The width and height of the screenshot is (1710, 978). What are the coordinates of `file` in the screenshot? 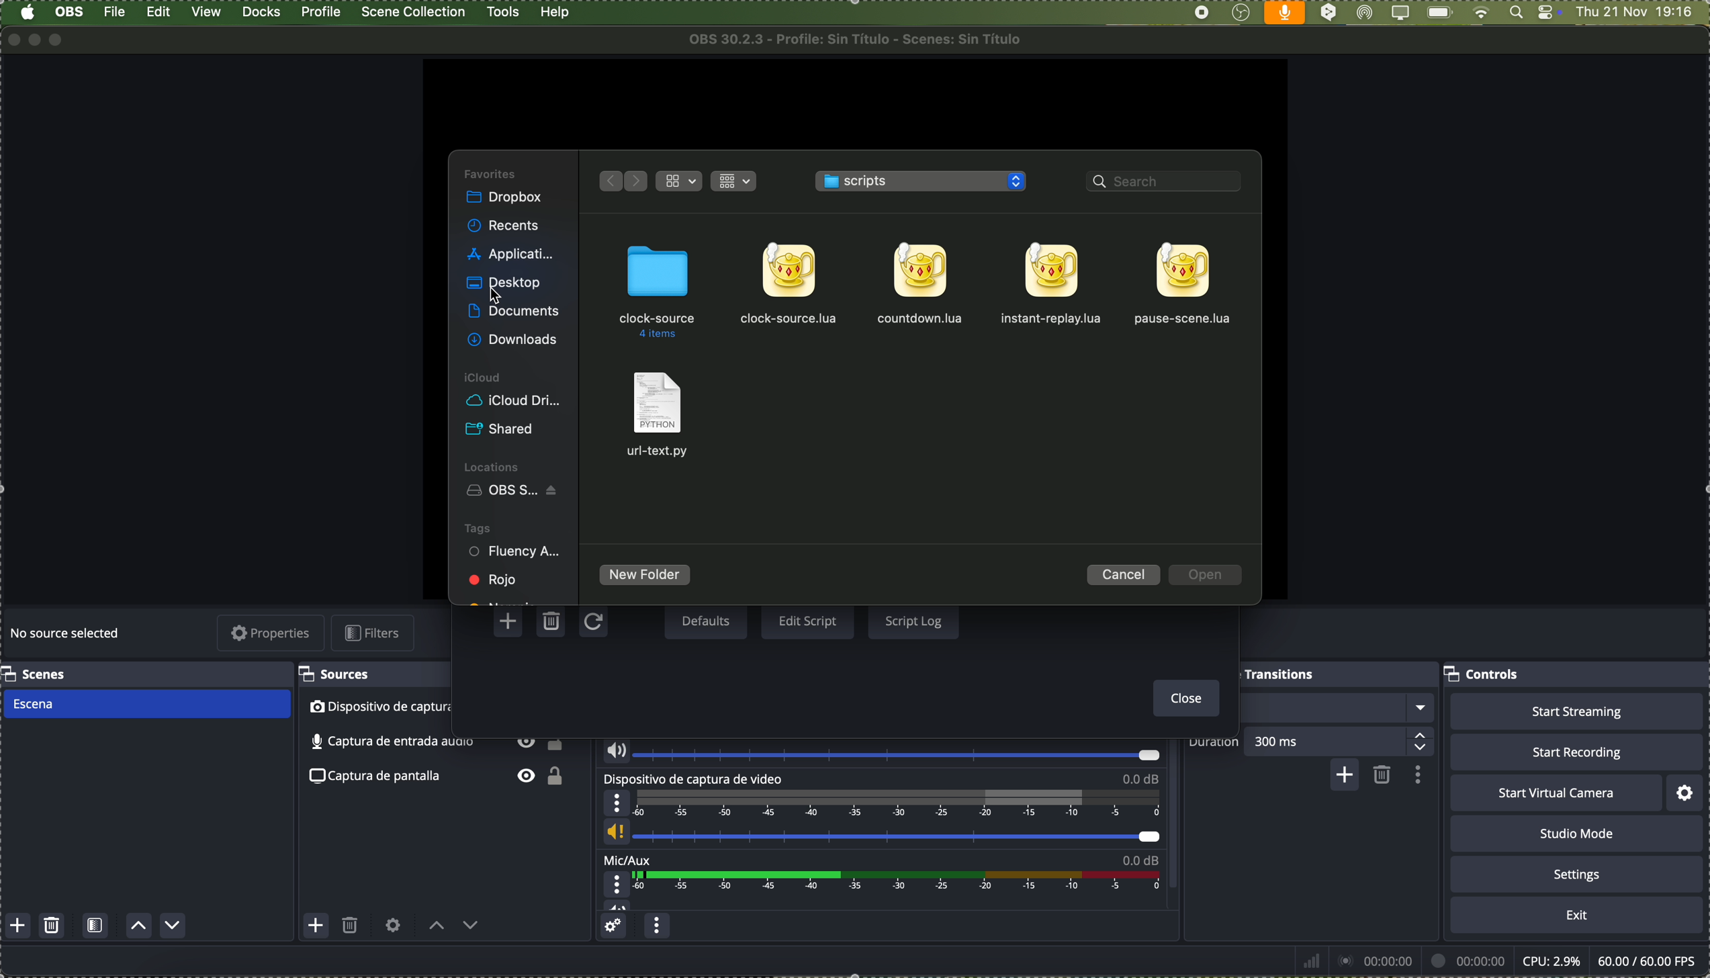 It's located at (1184, 285).